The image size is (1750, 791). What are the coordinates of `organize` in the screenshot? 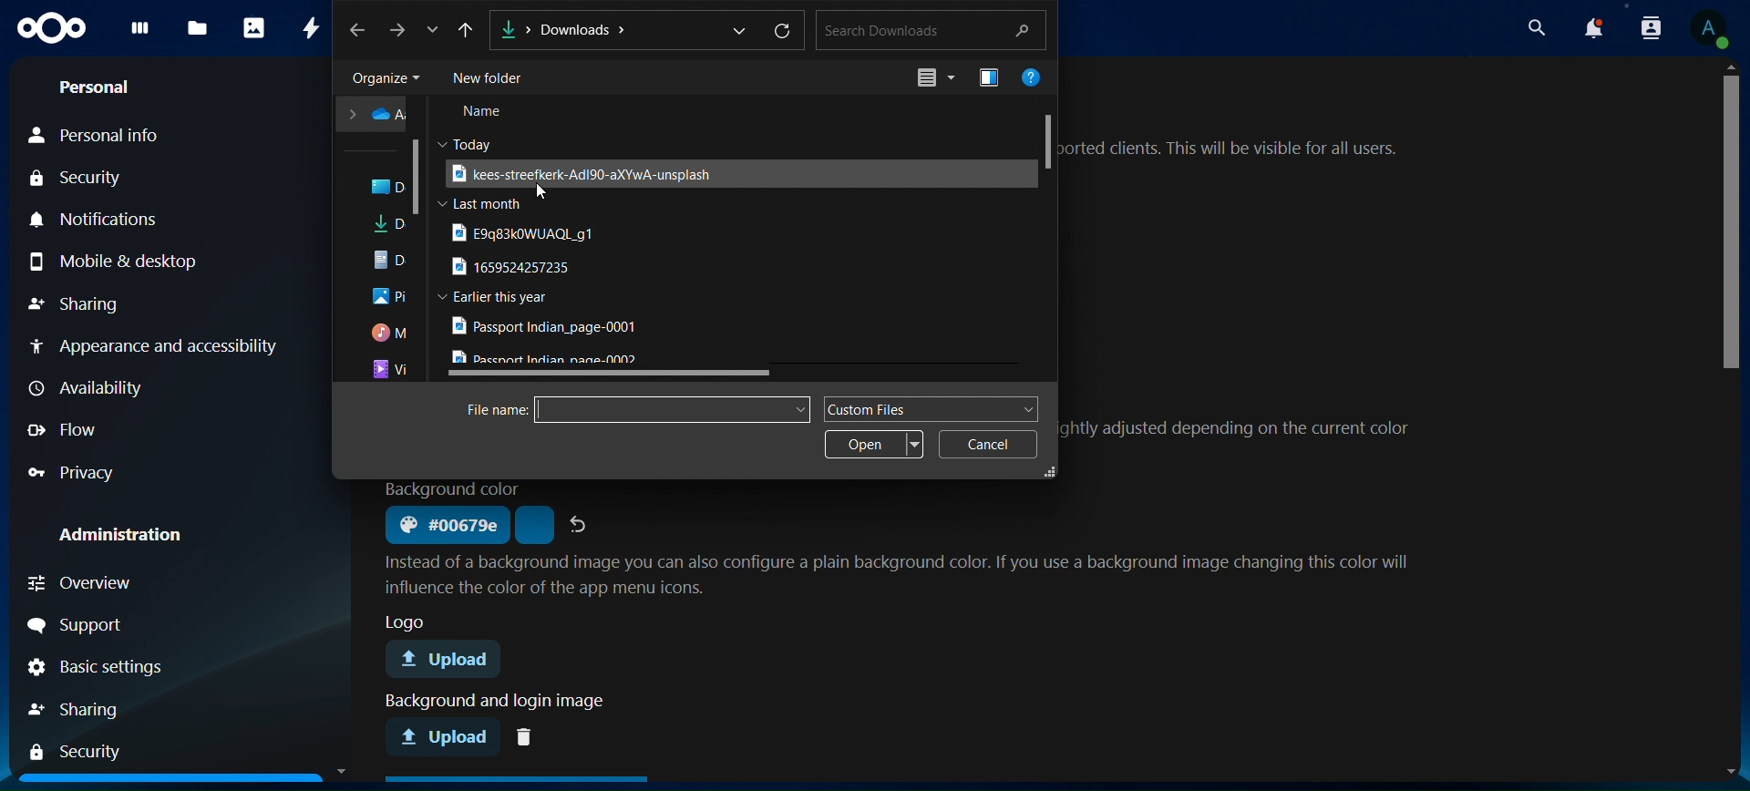 It's located at (384, 78).